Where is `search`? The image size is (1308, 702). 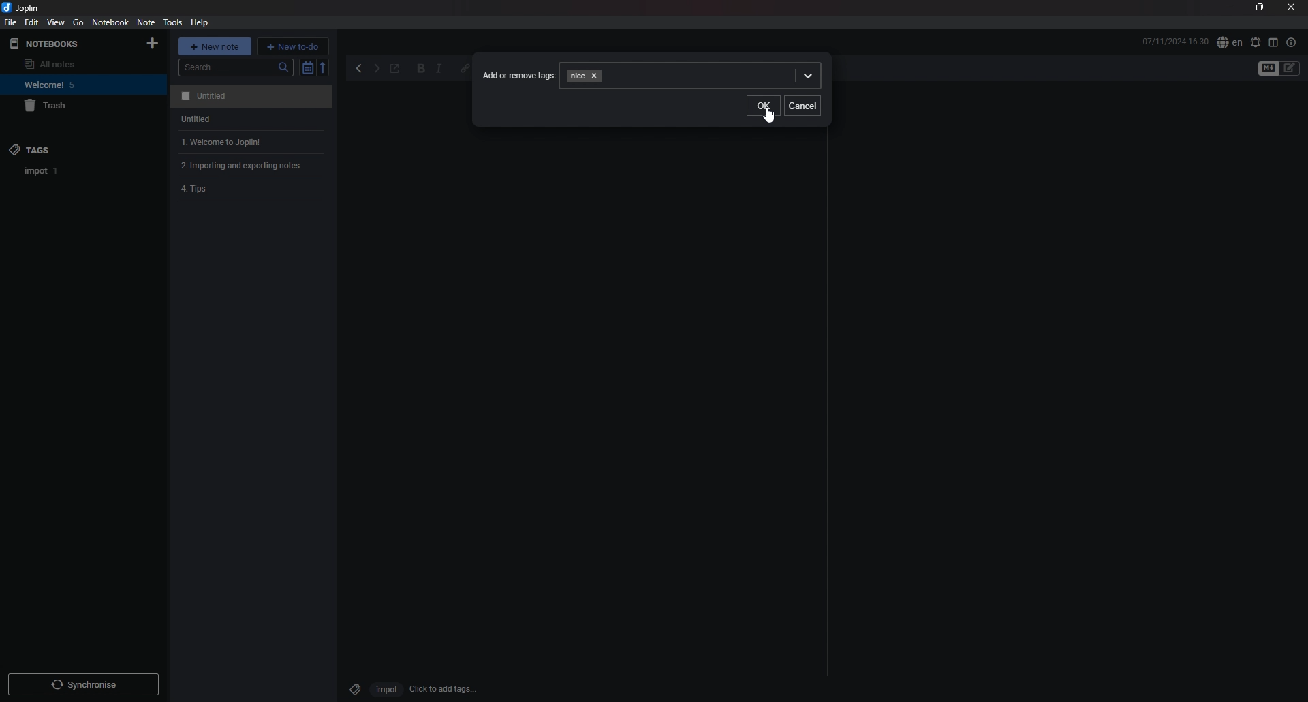
search is located at coordinates (236, 67).